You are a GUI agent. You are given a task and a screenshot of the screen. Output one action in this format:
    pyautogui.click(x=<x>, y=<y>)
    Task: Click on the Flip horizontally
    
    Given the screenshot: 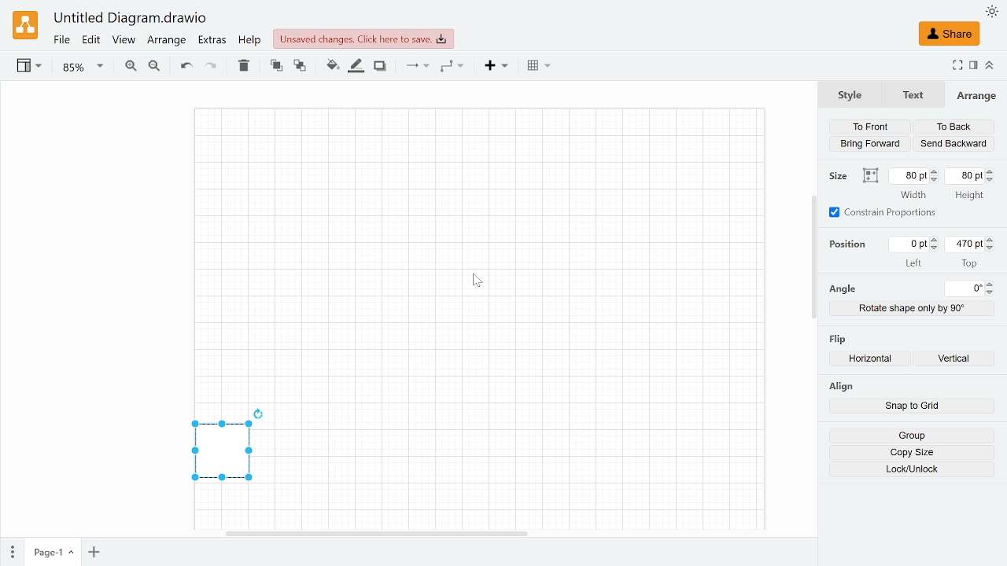 What is the action you would take?
    pyautogui.click(x=874, y=360)
    